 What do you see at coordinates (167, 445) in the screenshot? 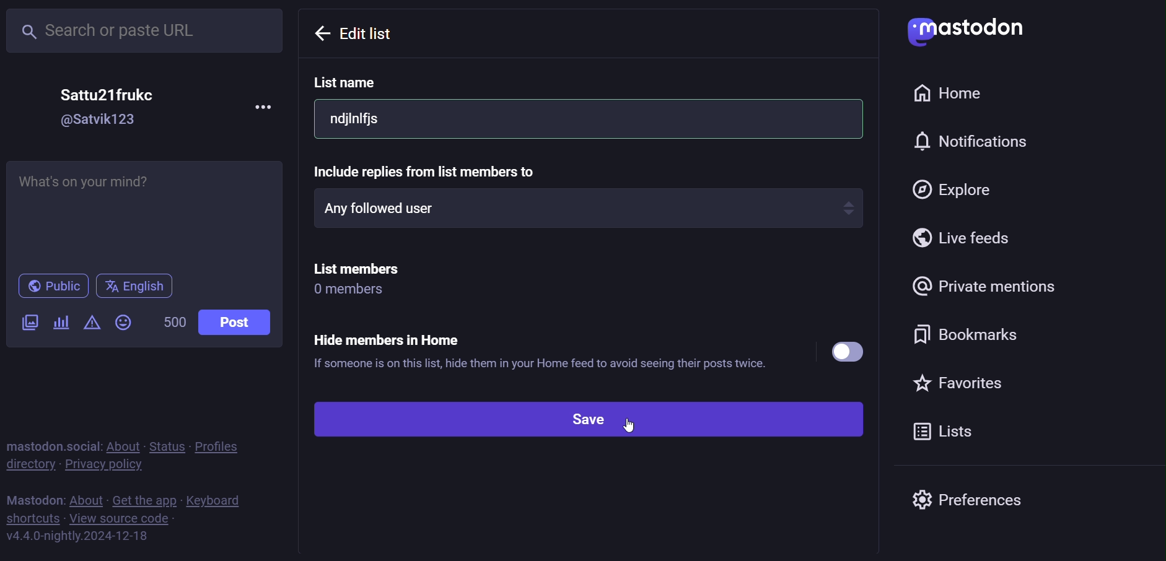
I see `status` at bounding box center [167, 445].